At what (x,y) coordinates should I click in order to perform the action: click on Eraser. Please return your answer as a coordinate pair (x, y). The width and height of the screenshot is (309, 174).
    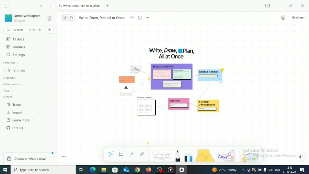
    Looking at the image, I should click on (188, 156).